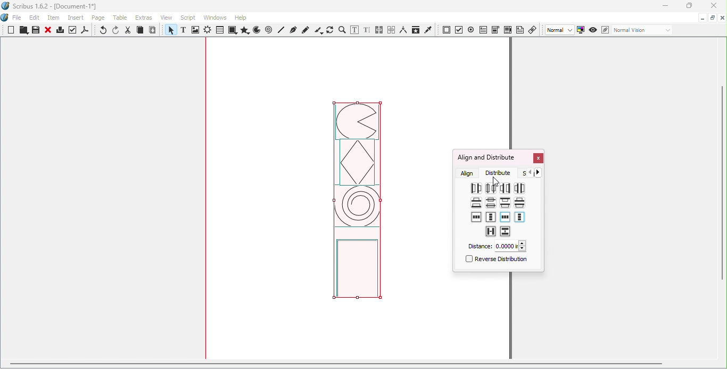  I want to click on Close document, so click(722, 18).